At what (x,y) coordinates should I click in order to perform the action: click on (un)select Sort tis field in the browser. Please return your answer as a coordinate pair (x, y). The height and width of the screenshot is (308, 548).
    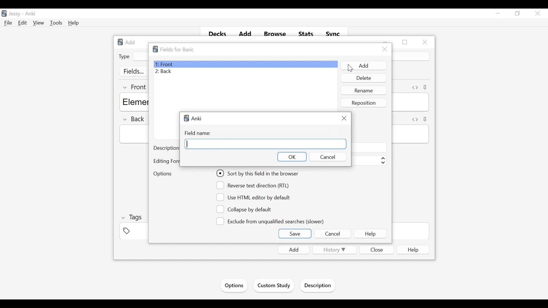
    Looking at the image, I should click on (258, 173).